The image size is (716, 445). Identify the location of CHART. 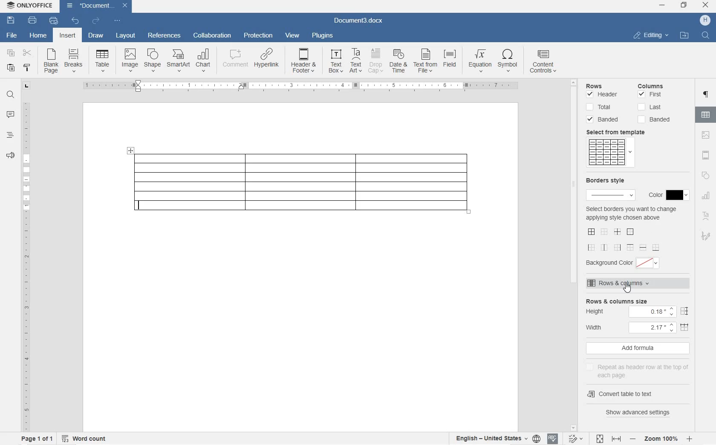
(203, 62).